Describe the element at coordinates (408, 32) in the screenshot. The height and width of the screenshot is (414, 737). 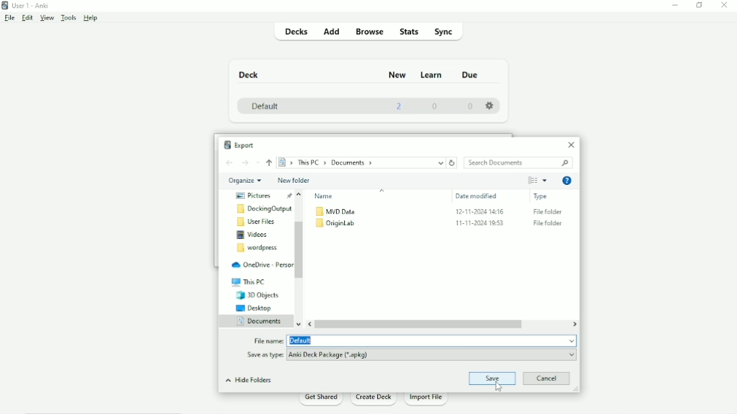
I see `Stats` at that location.